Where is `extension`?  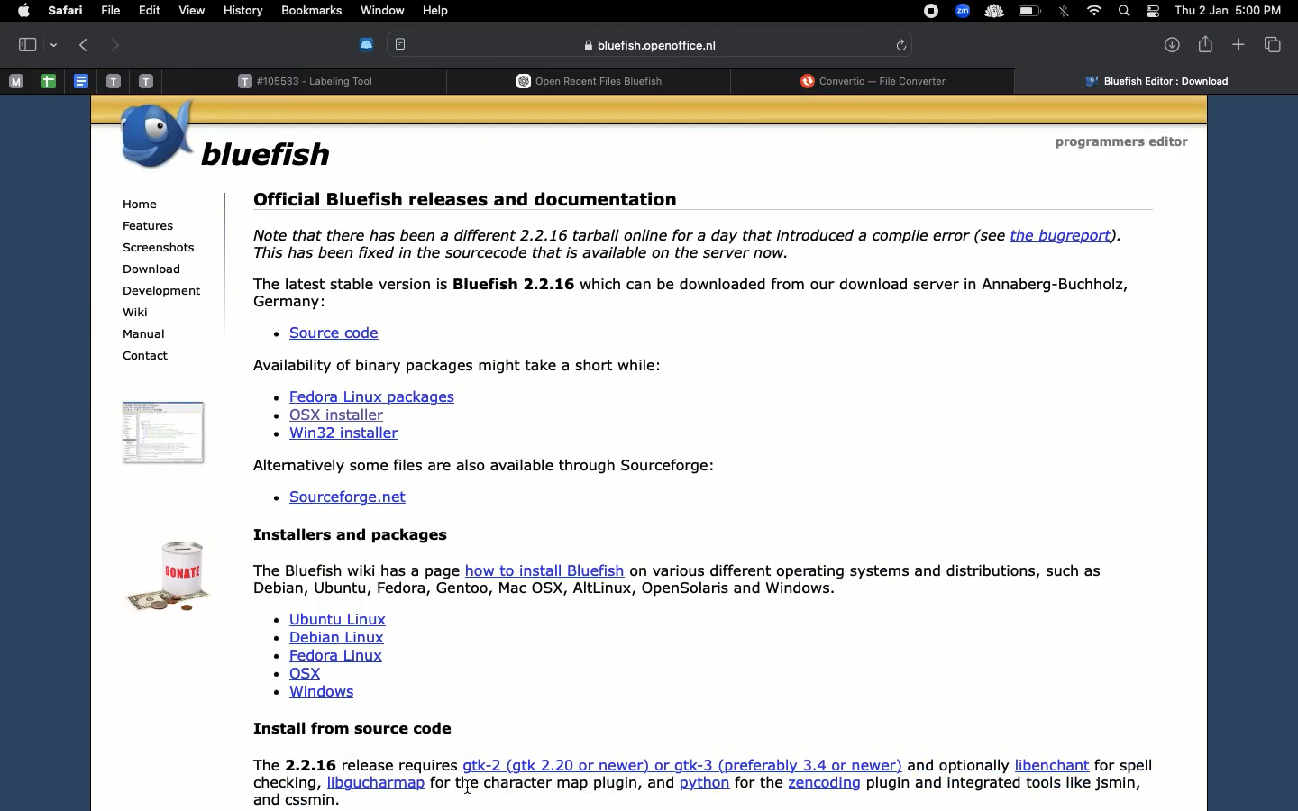 extension is located at coordinates (369, 45).